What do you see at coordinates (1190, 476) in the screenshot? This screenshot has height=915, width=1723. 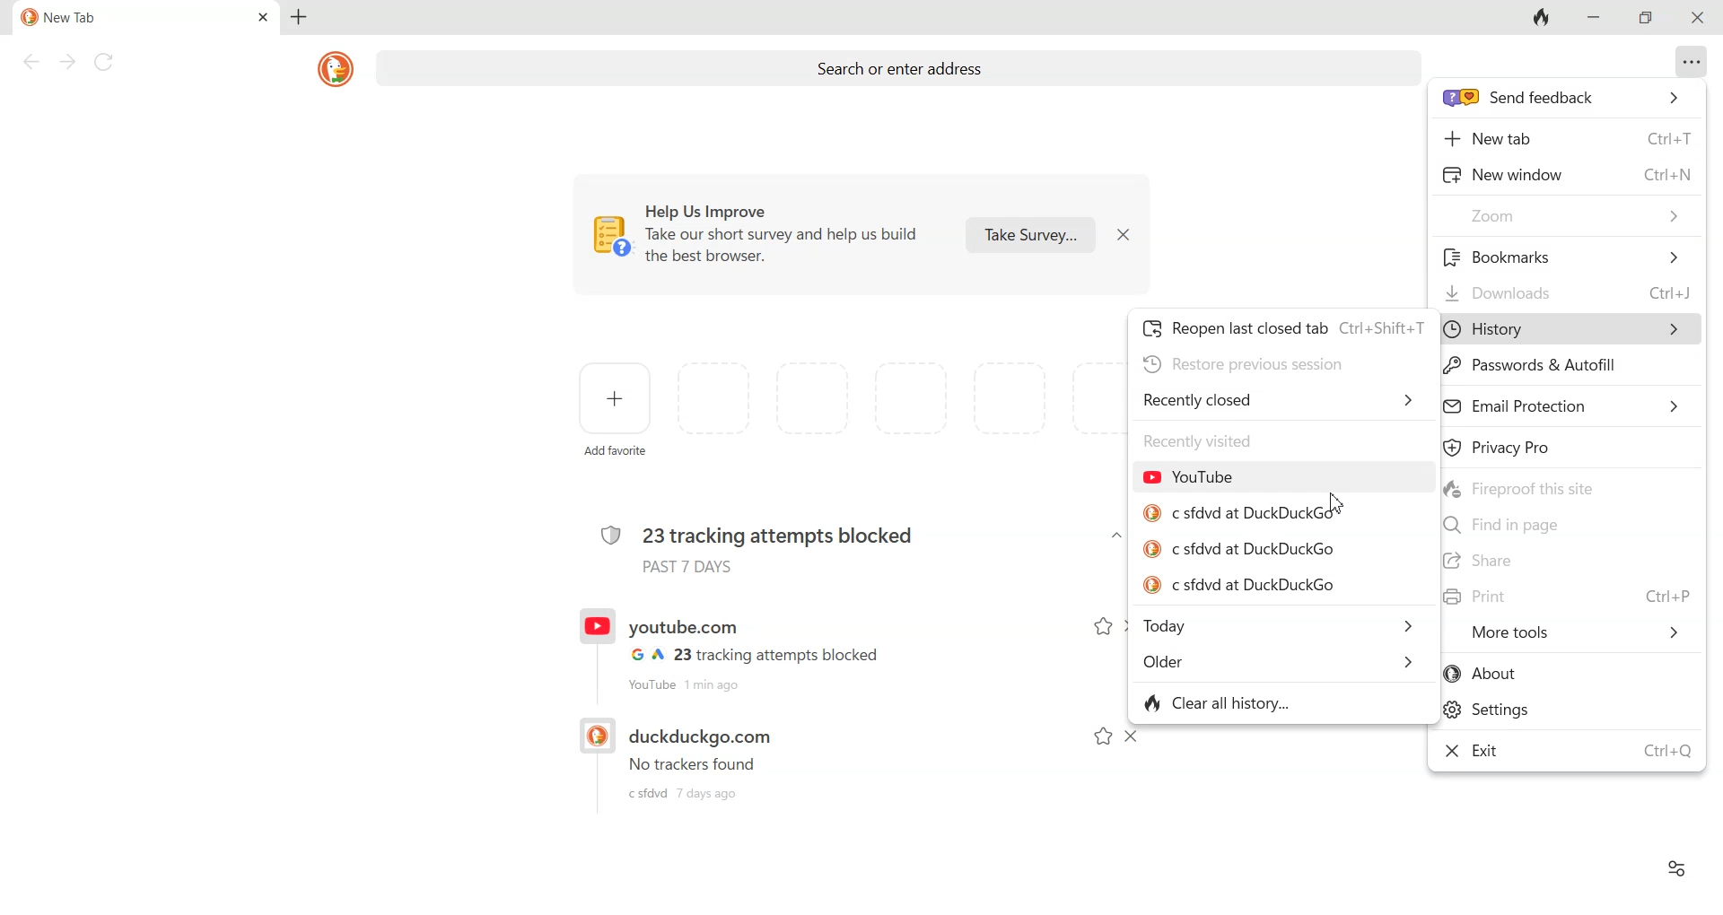 I see `YouTube` at bounding box center [1190, 476].